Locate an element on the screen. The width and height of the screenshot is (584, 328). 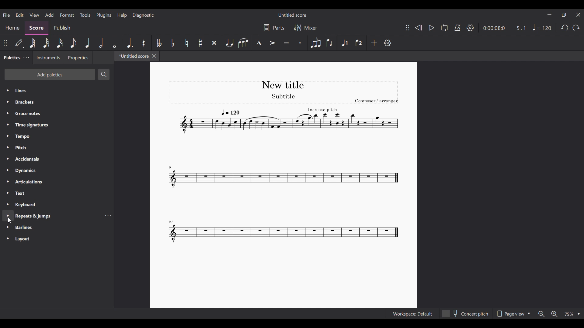
Current duration is located at coordinates (494, 28).